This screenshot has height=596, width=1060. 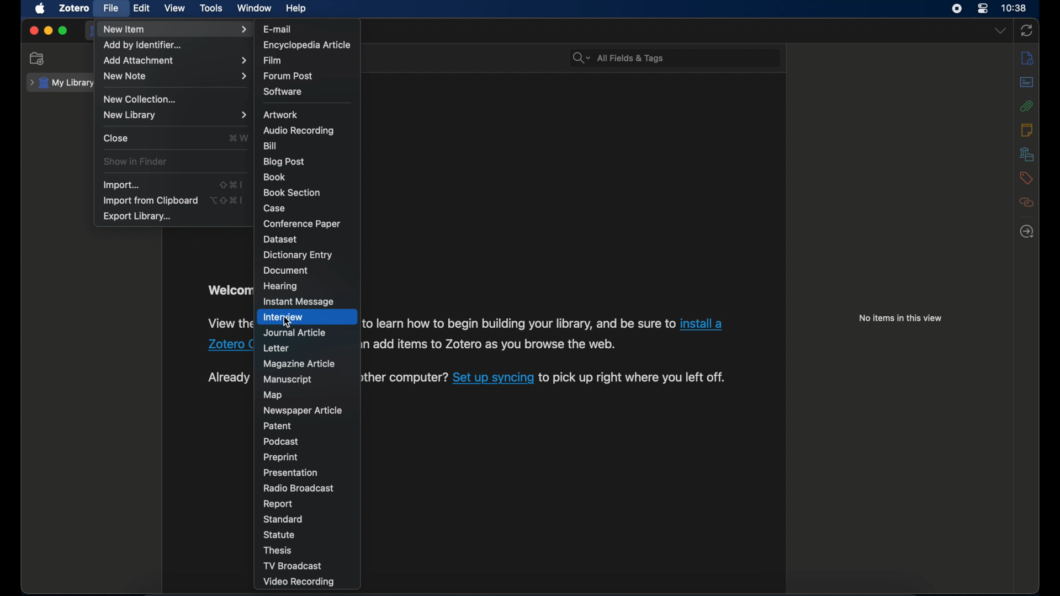 I want to click on report, so click(x=279, y=504).